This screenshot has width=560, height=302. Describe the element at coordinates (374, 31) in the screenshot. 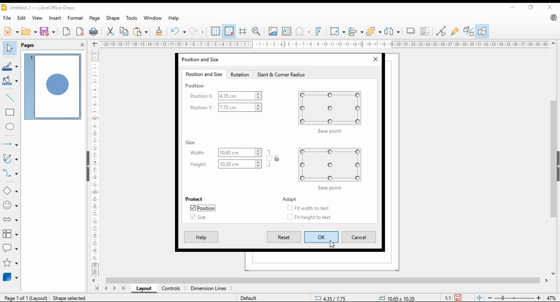

I see `arrange` at that location.